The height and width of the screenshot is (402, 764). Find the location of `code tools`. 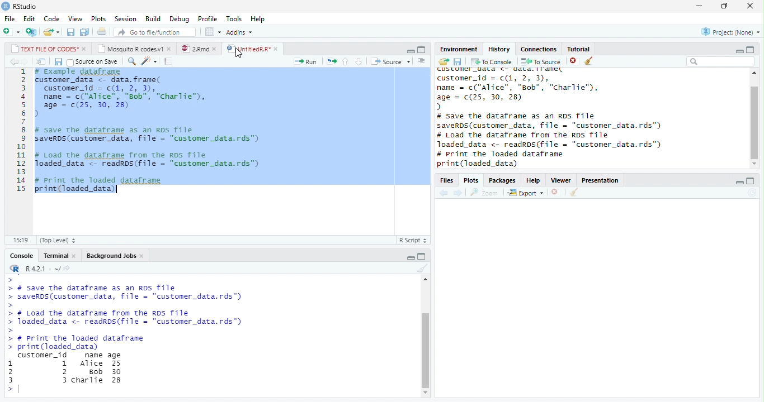

code tools is located at coordinates (149, 61).